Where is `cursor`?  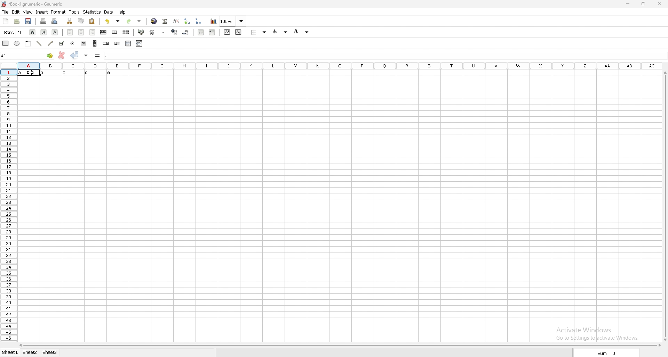
cursor is located at coordinates (33, 73).